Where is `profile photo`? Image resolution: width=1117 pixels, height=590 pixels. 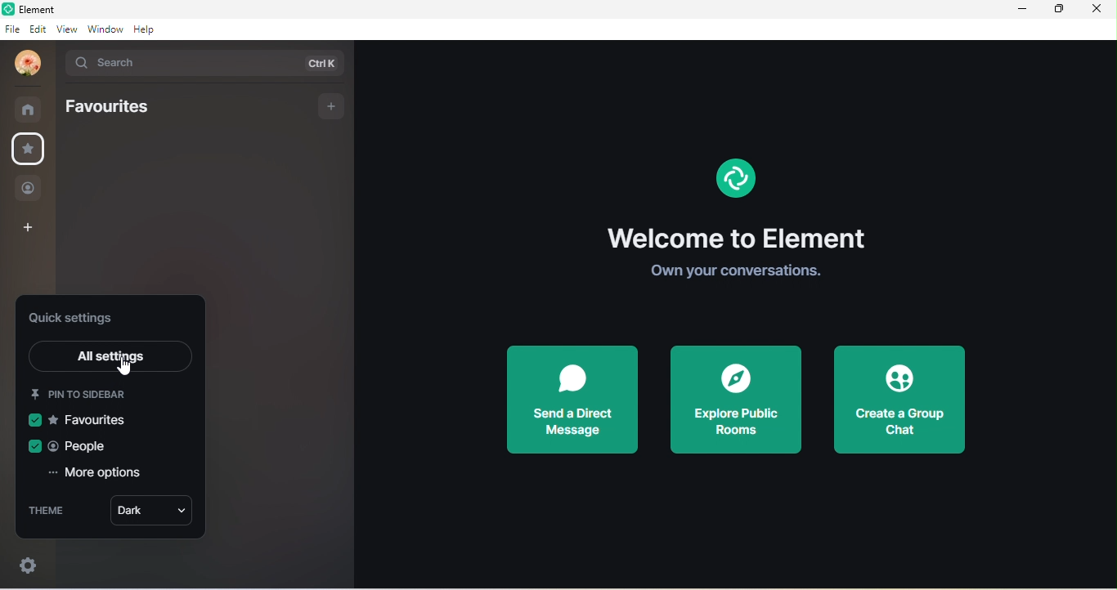 profile photo is located at coordinates (25, 64).